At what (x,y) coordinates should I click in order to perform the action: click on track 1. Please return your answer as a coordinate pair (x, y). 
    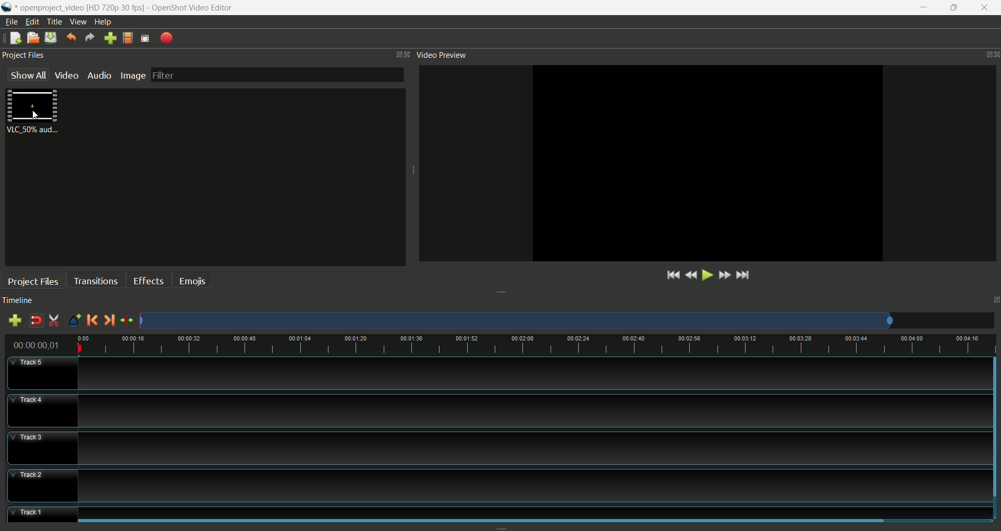
    Looking at the image, I should click on (498, 515).